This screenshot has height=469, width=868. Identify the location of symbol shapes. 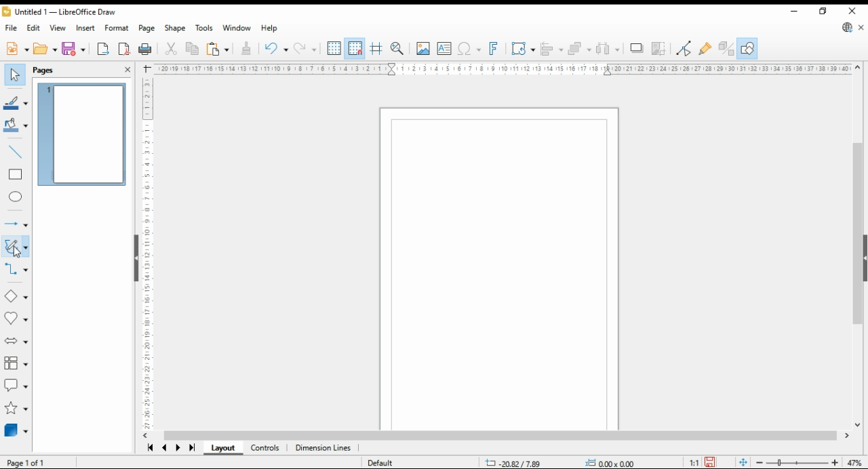
(16, 319).